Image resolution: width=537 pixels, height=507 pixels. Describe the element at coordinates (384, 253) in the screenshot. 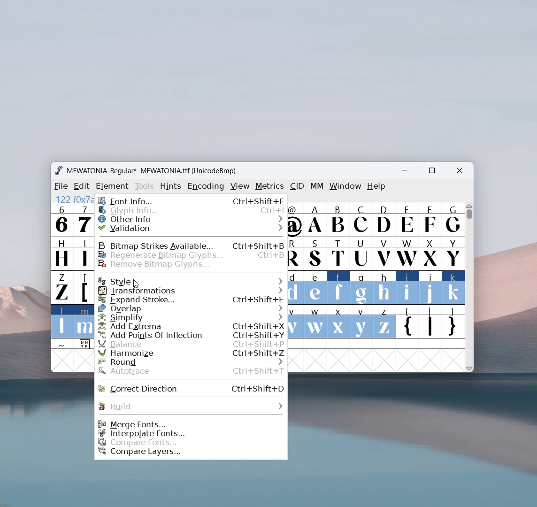

I see `V` at that location.